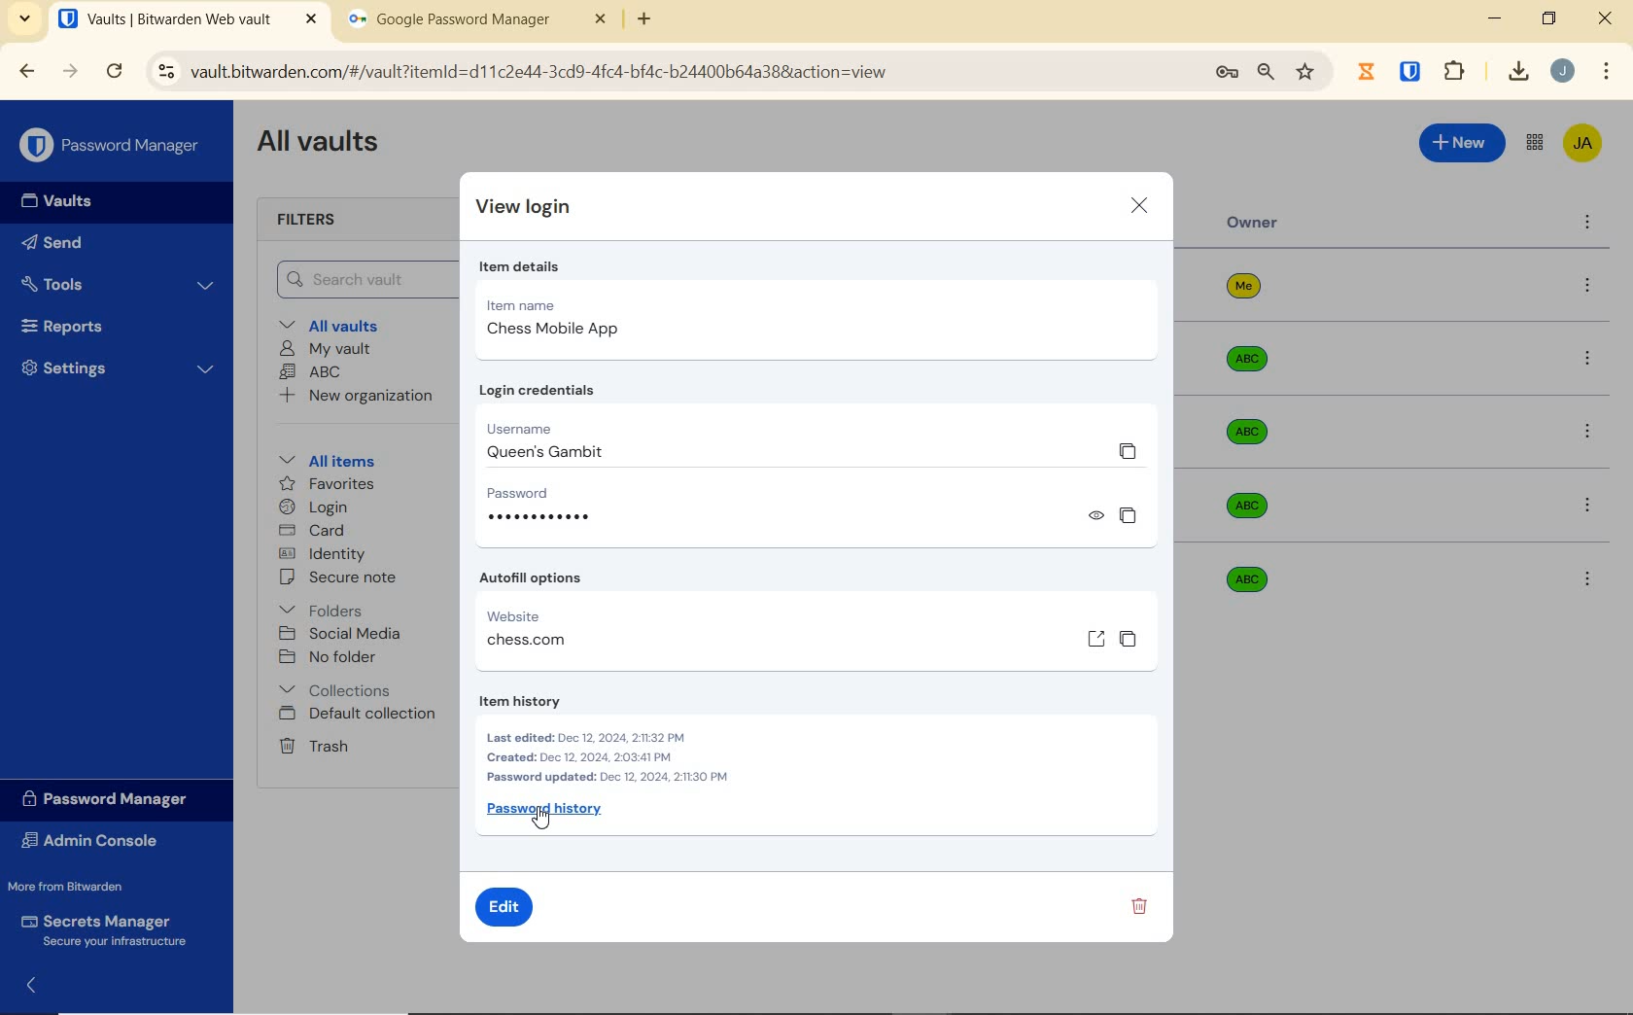 The image size is (1633, 1015). Describe the element at coordinates (1587, 577) in the screenshot. I see `more options` at that location.